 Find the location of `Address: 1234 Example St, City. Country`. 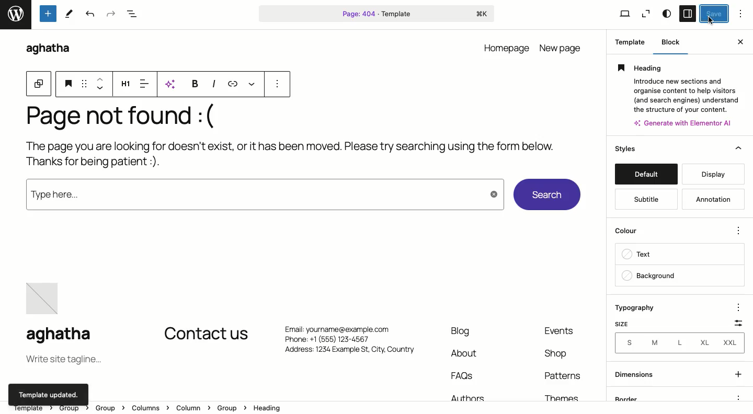

Address: 1234 Example St, City. Country is located at coordinates (349, 352).